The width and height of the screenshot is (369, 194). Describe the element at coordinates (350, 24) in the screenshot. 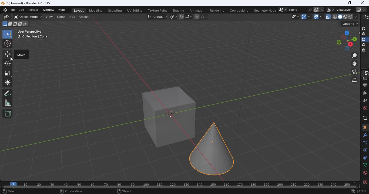

I see `Drop down menu` at that location.